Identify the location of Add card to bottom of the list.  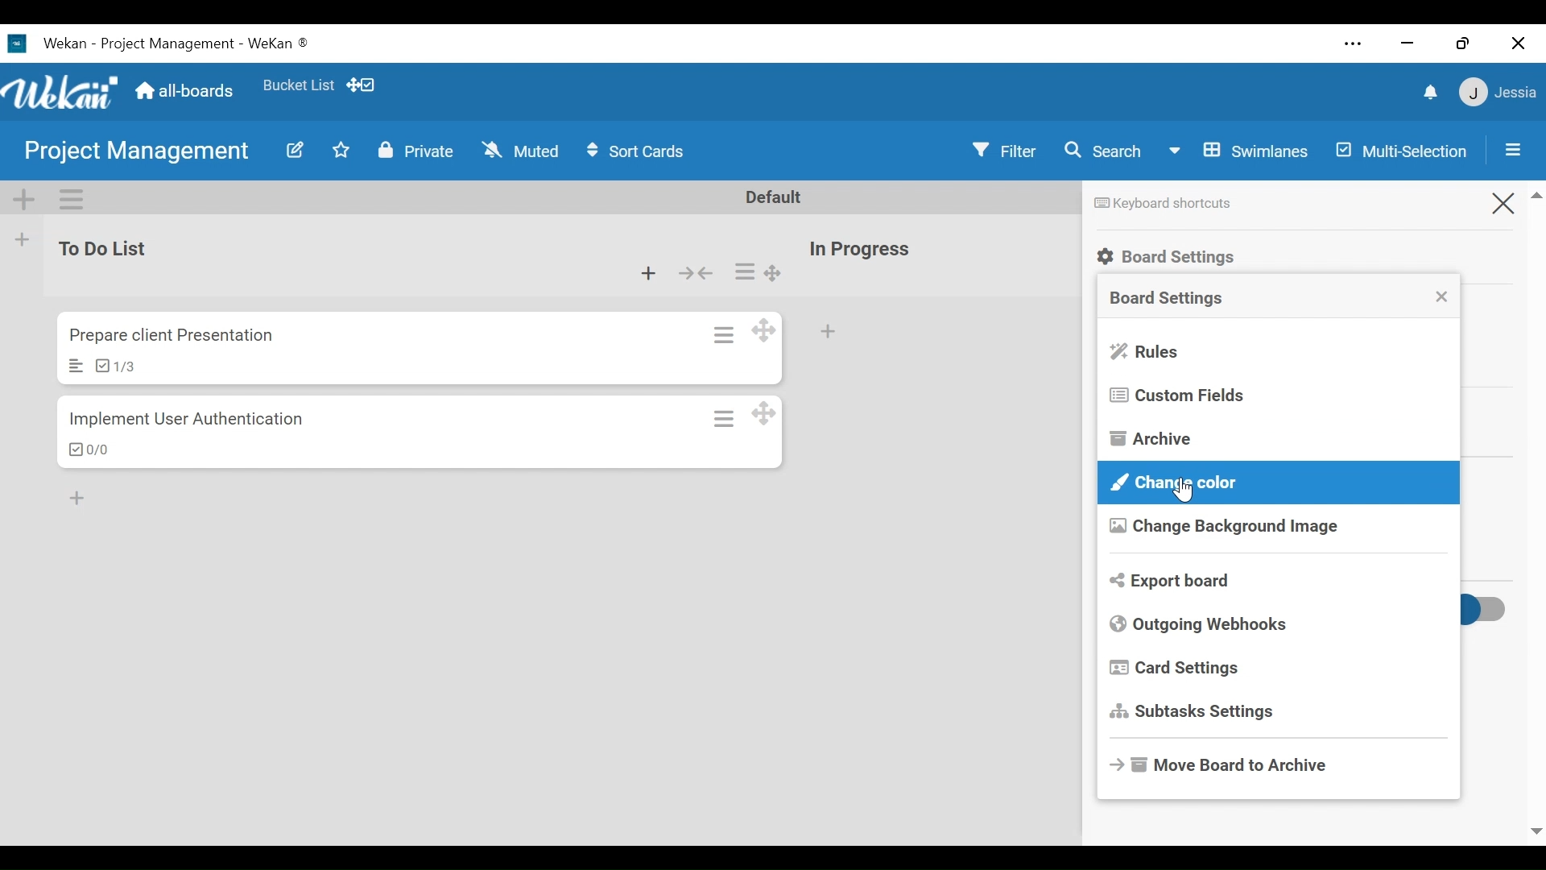
(648, 274).